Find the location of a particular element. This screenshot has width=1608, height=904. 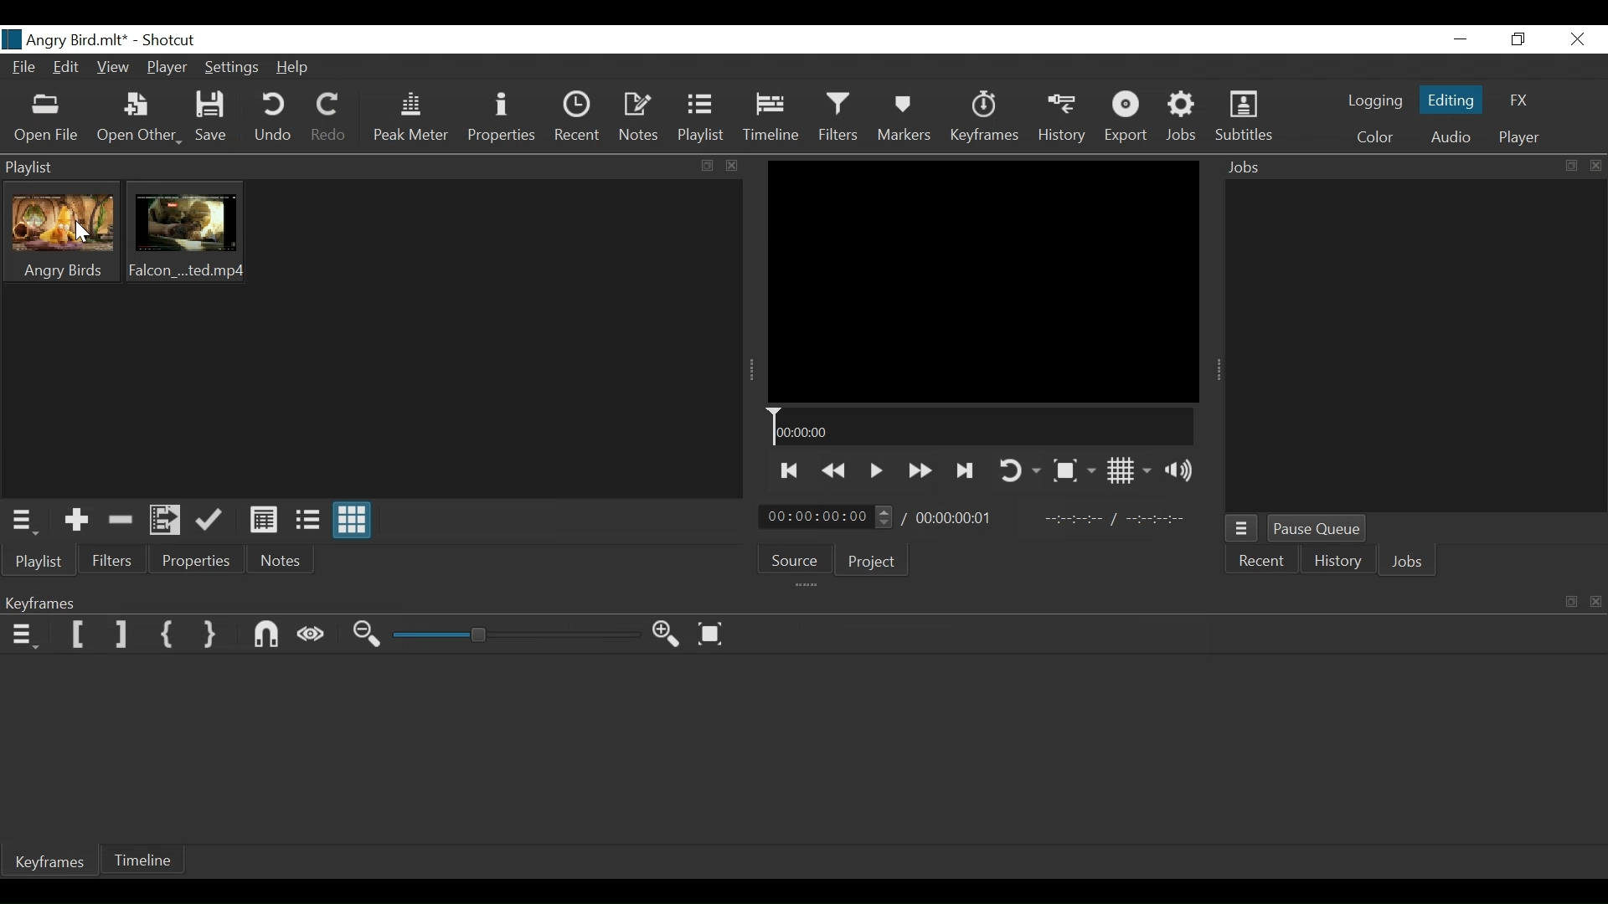

Skip to the previous point is located at coordinates (790, 471).